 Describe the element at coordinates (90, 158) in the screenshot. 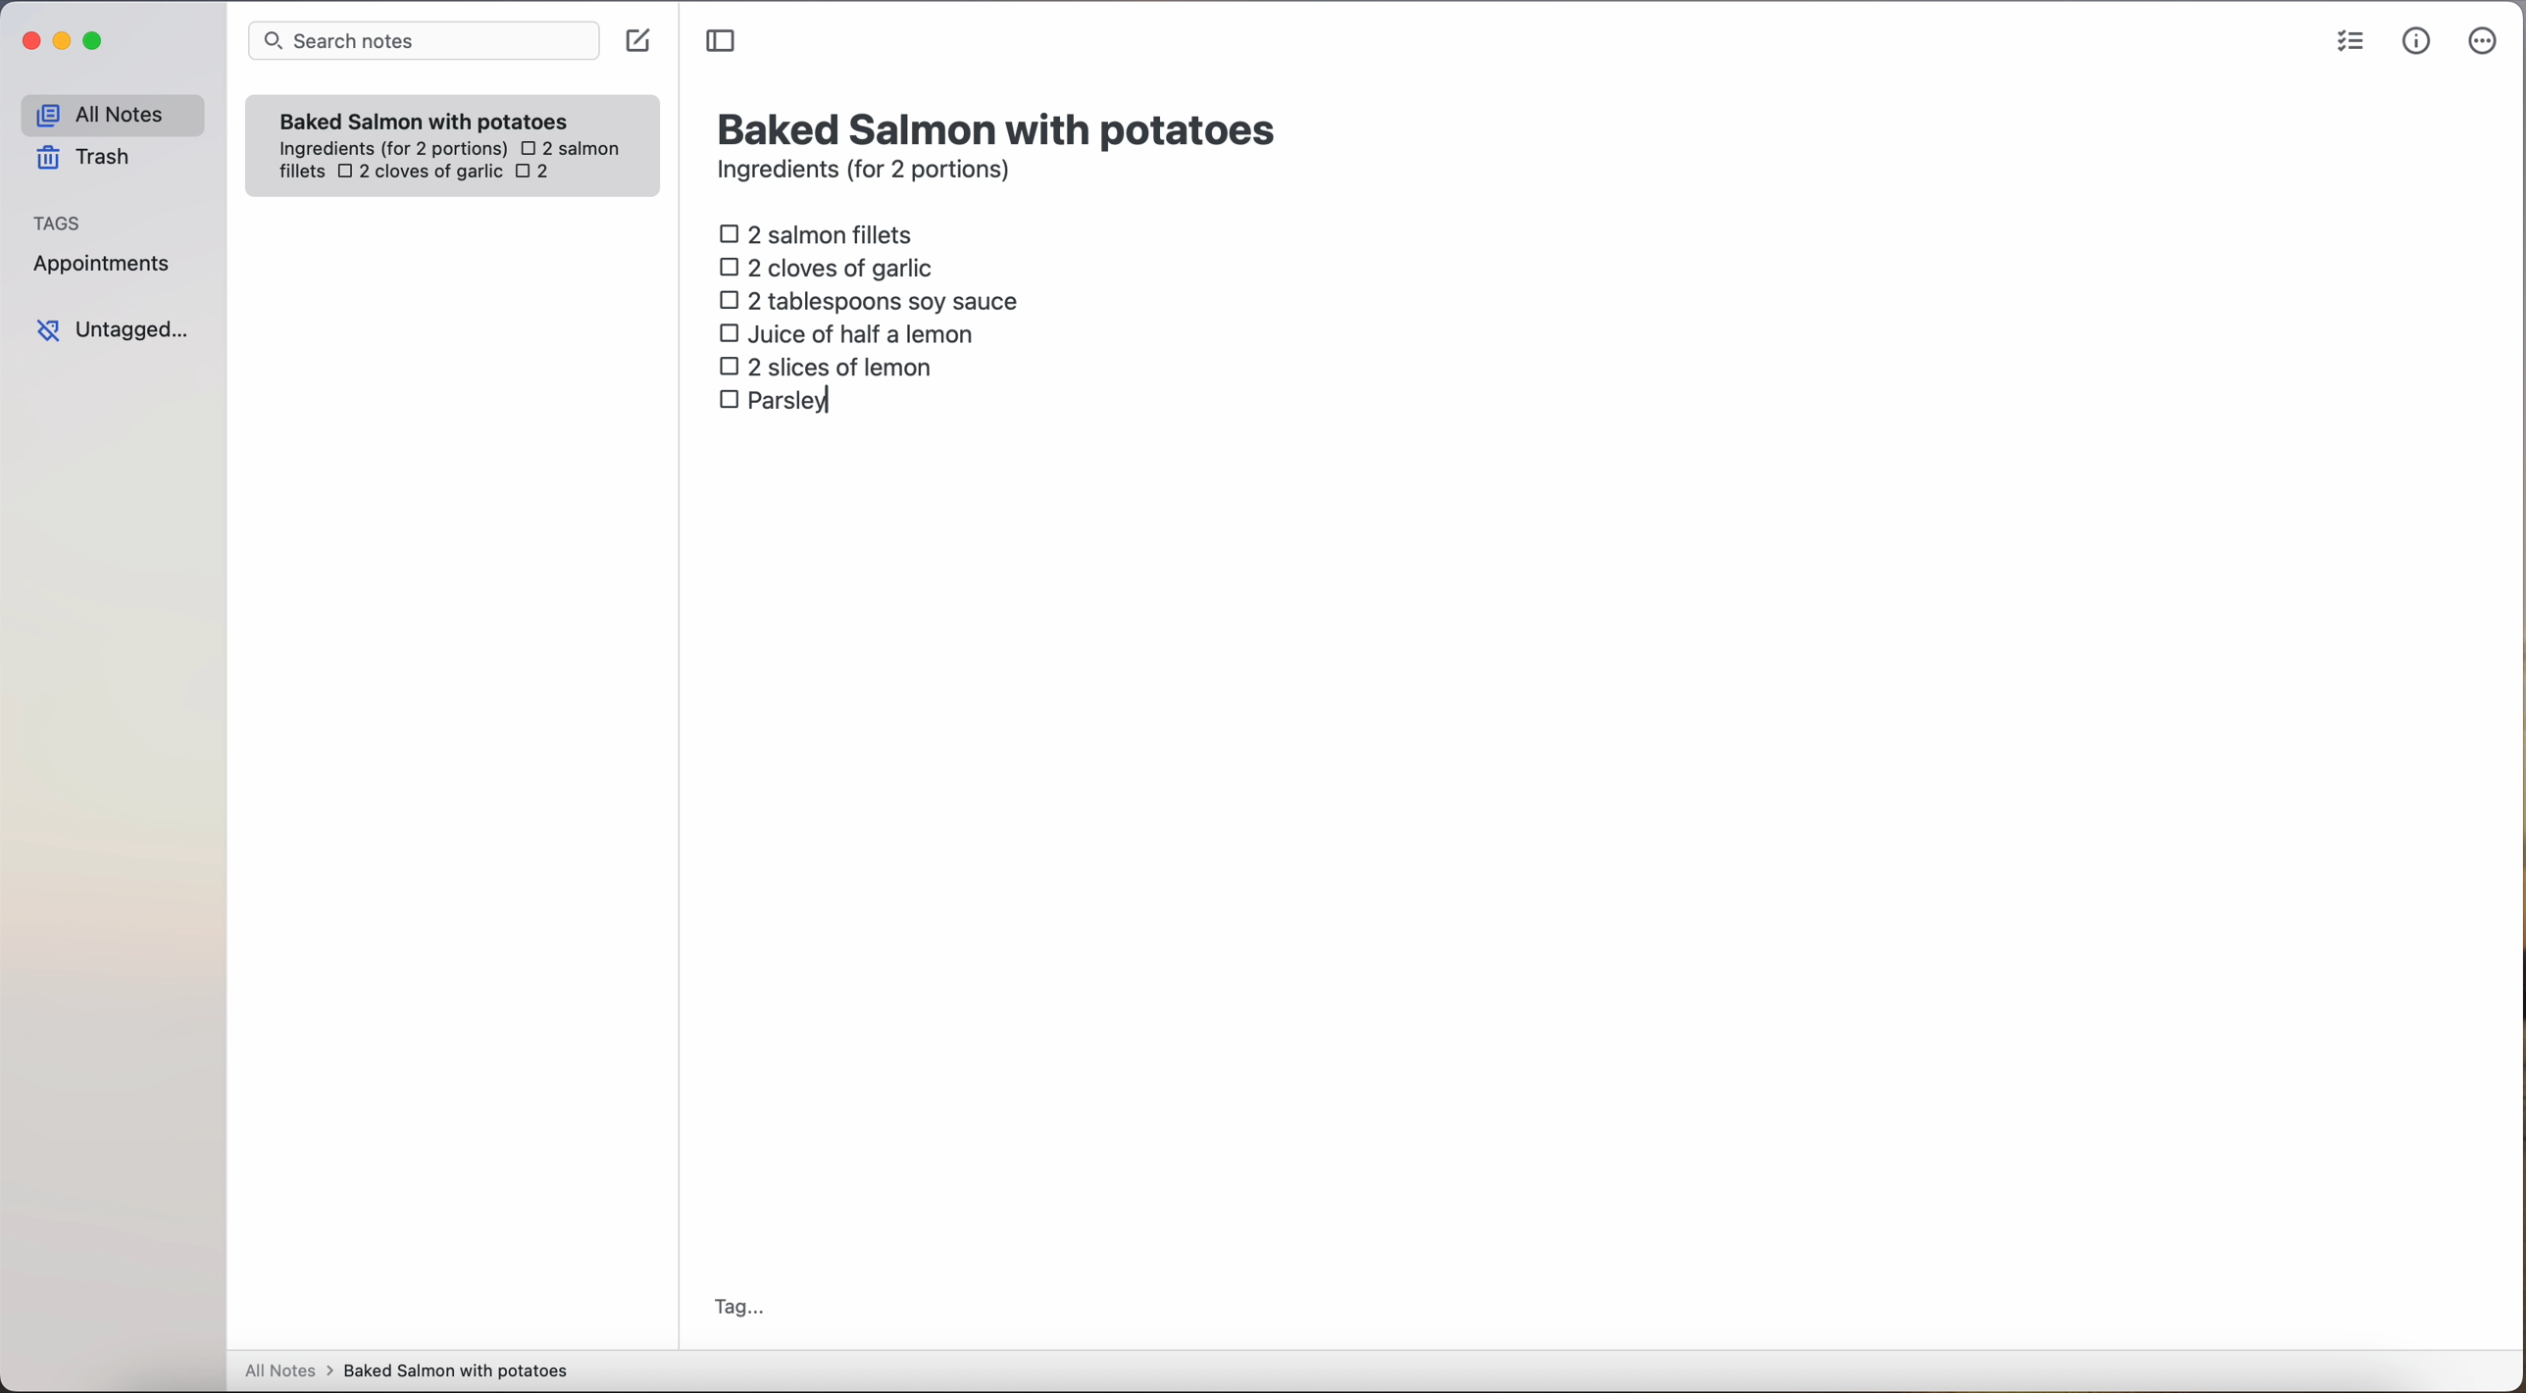

I see `trash` at that location.